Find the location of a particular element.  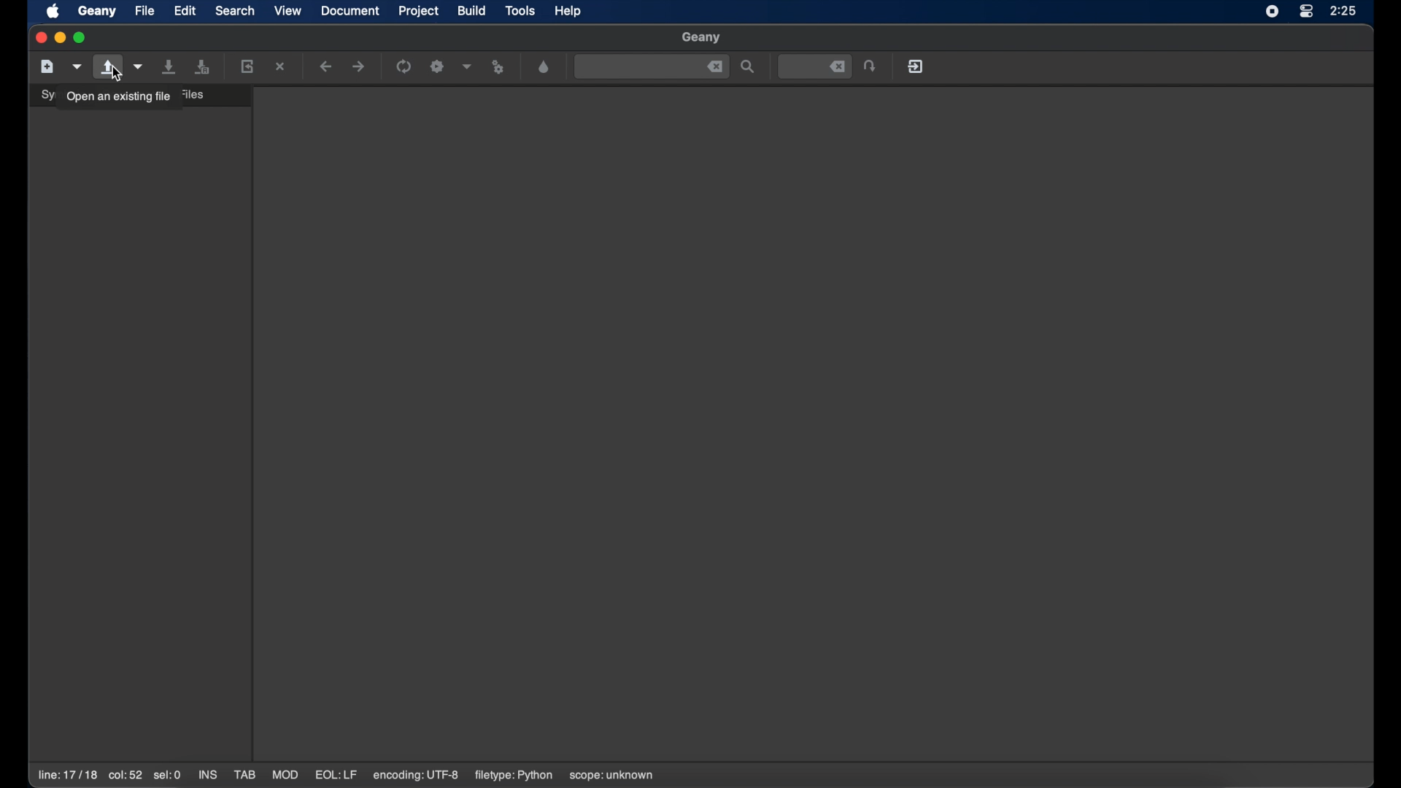

search is located at coordinates (235, 10).